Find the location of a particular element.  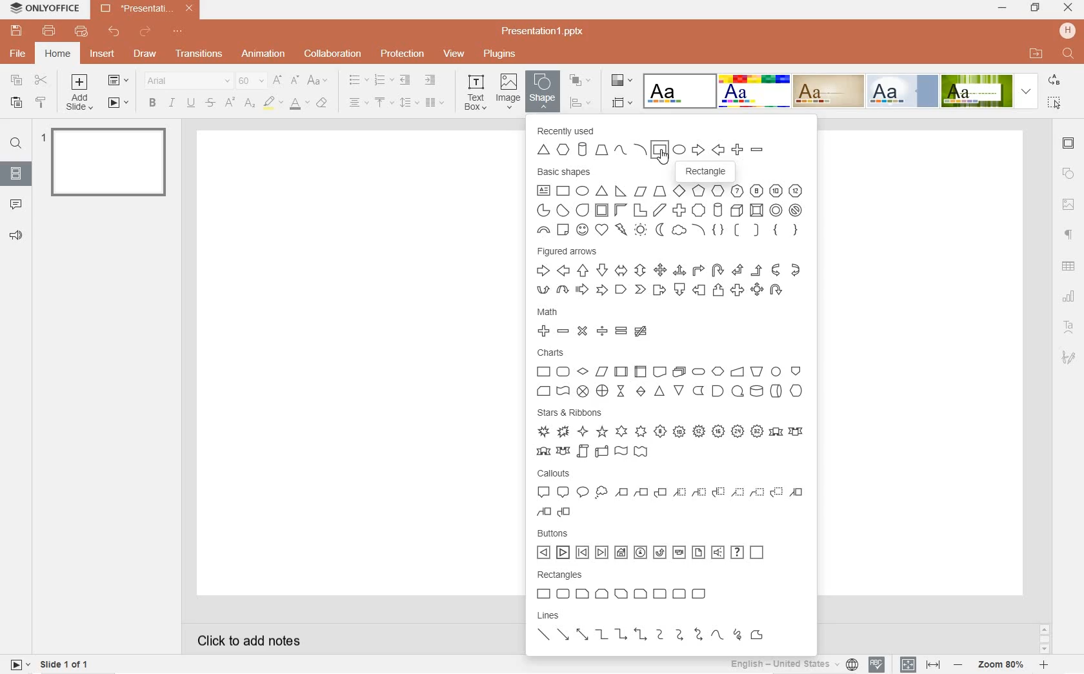

MINIMIZE is located at coordinates (1003, 9).